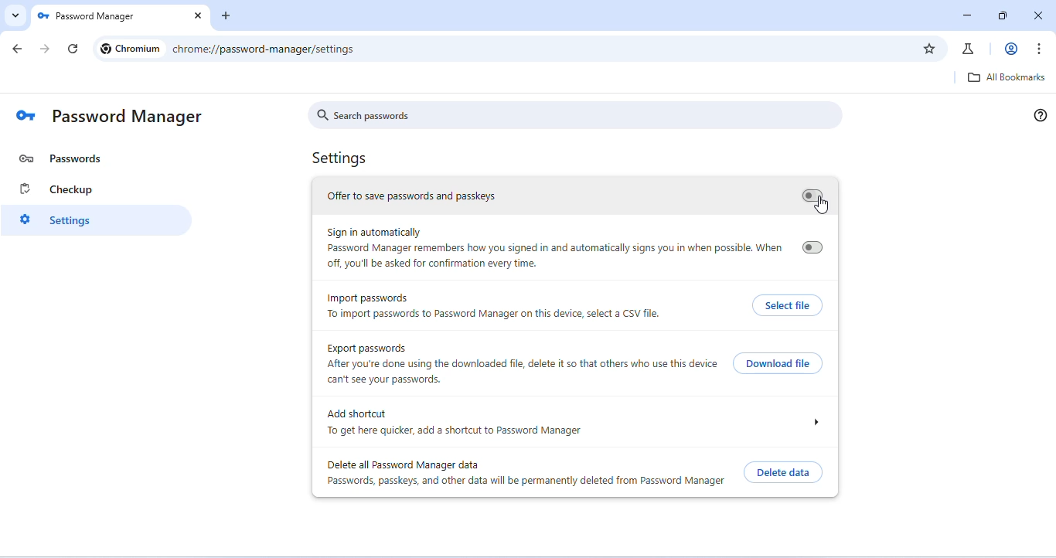  Describe the element at coordinates (1040, 49) in the screenshot. I see `customize and control chromium` at that location.